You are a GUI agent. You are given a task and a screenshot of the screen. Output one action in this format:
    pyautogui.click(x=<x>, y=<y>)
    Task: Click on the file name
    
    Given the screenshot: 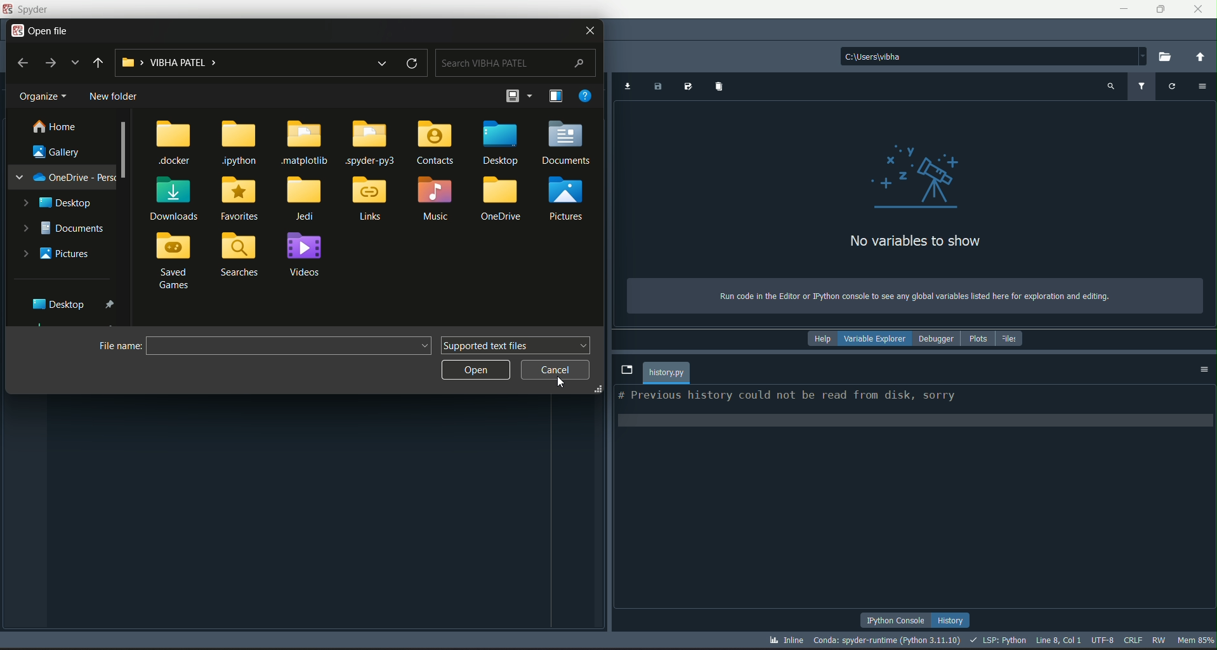 What is the action you would take?
    pyautogui.click(x=667, y=373)
    